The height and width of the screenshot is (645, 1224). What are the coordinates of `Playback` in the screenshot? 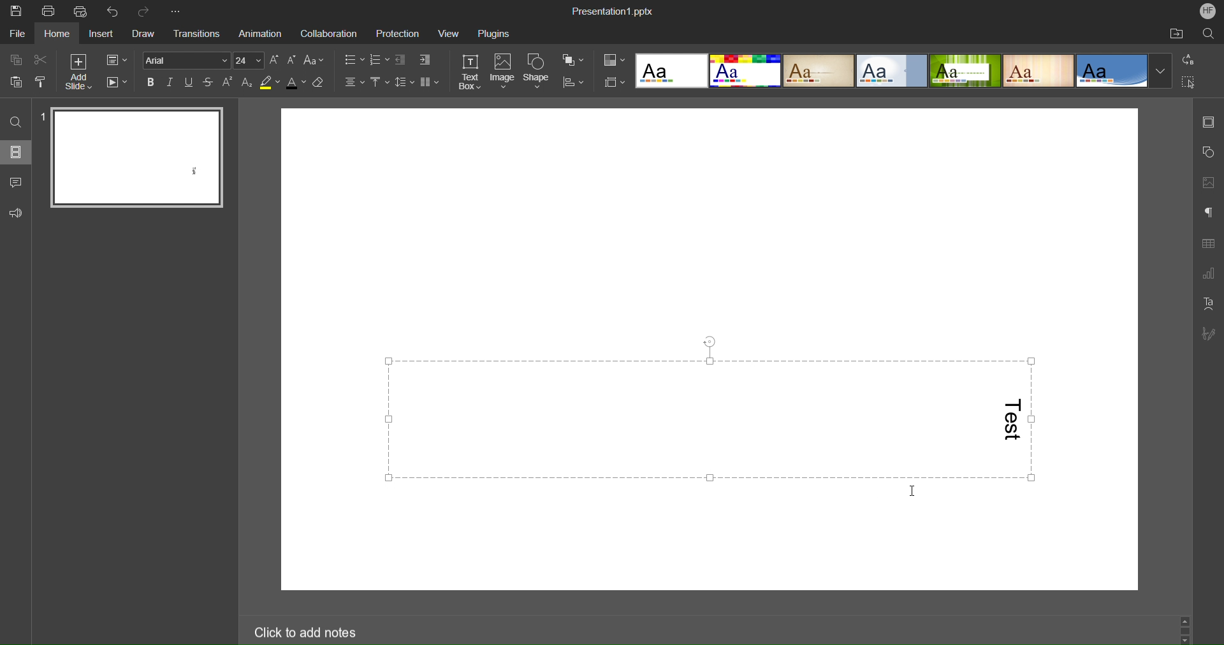 It's located at (119, 83).